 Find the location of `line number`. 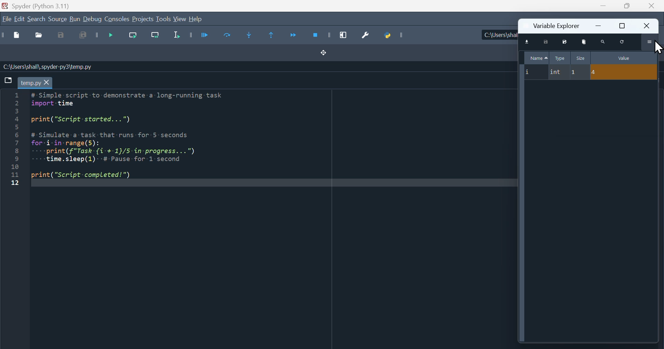

line number is located at coordinates (14, 139).